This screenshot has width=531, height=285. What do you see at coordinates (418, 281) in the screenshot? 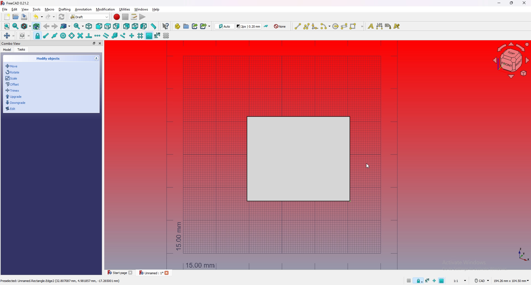
I see `snap lock` at bounding box center [418, 281].